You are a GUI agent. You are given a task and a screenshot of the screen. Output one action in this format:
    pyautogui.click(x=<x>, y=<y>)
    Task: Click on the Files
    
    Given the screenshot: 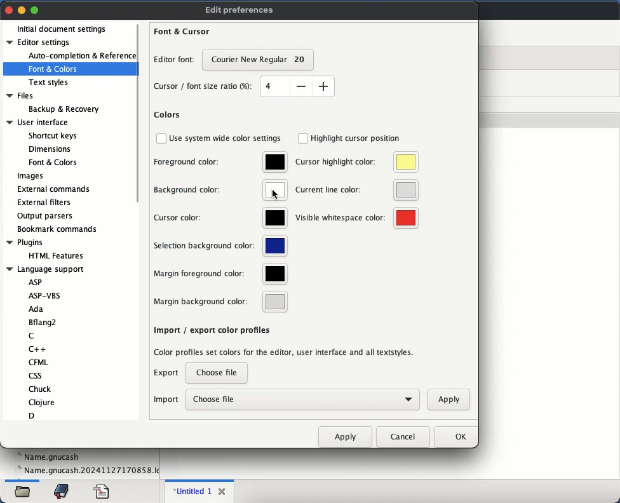 What is the action you would take?
    pyautogui.click(x=21, y=95)
    